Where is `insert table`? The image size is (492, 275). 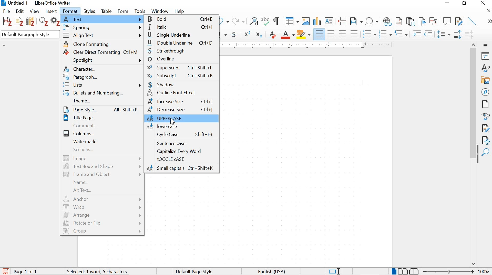 insert table is located at coordinates (292, 22).